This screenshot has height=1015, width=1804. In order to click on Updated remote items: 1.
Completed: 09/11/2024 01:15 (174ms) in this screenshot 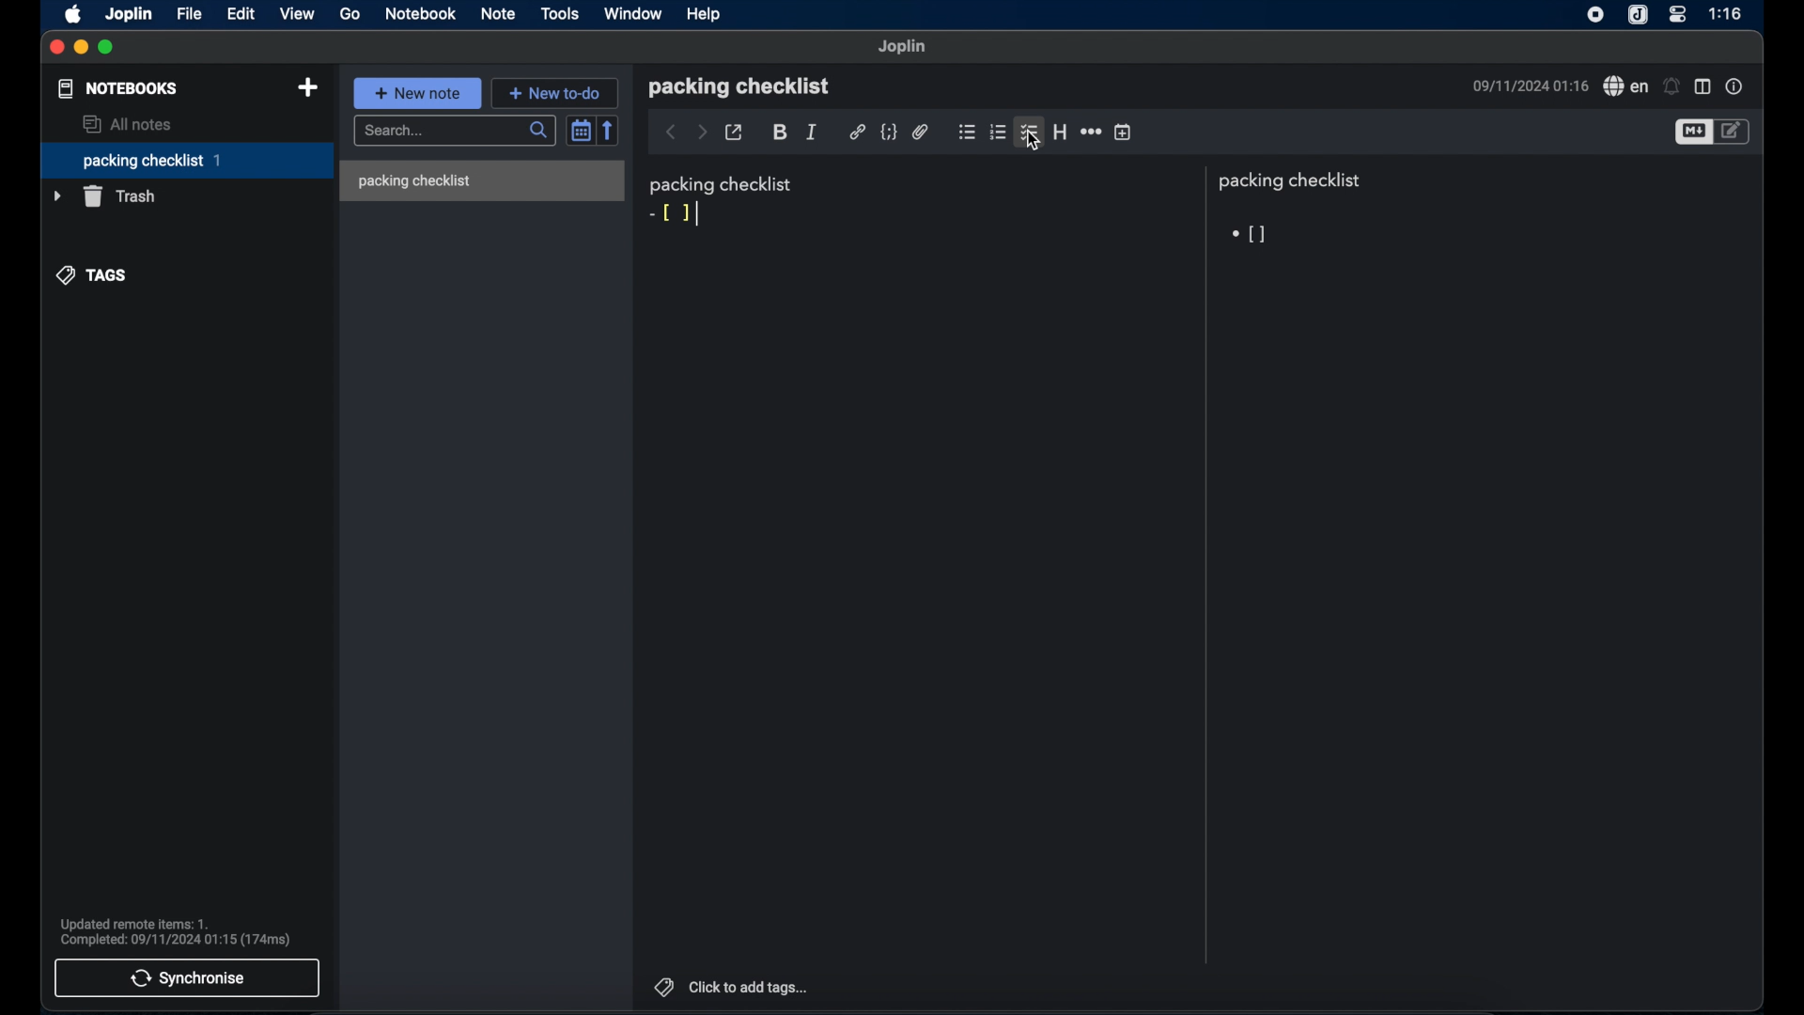, I will do `click(180, 929)`.